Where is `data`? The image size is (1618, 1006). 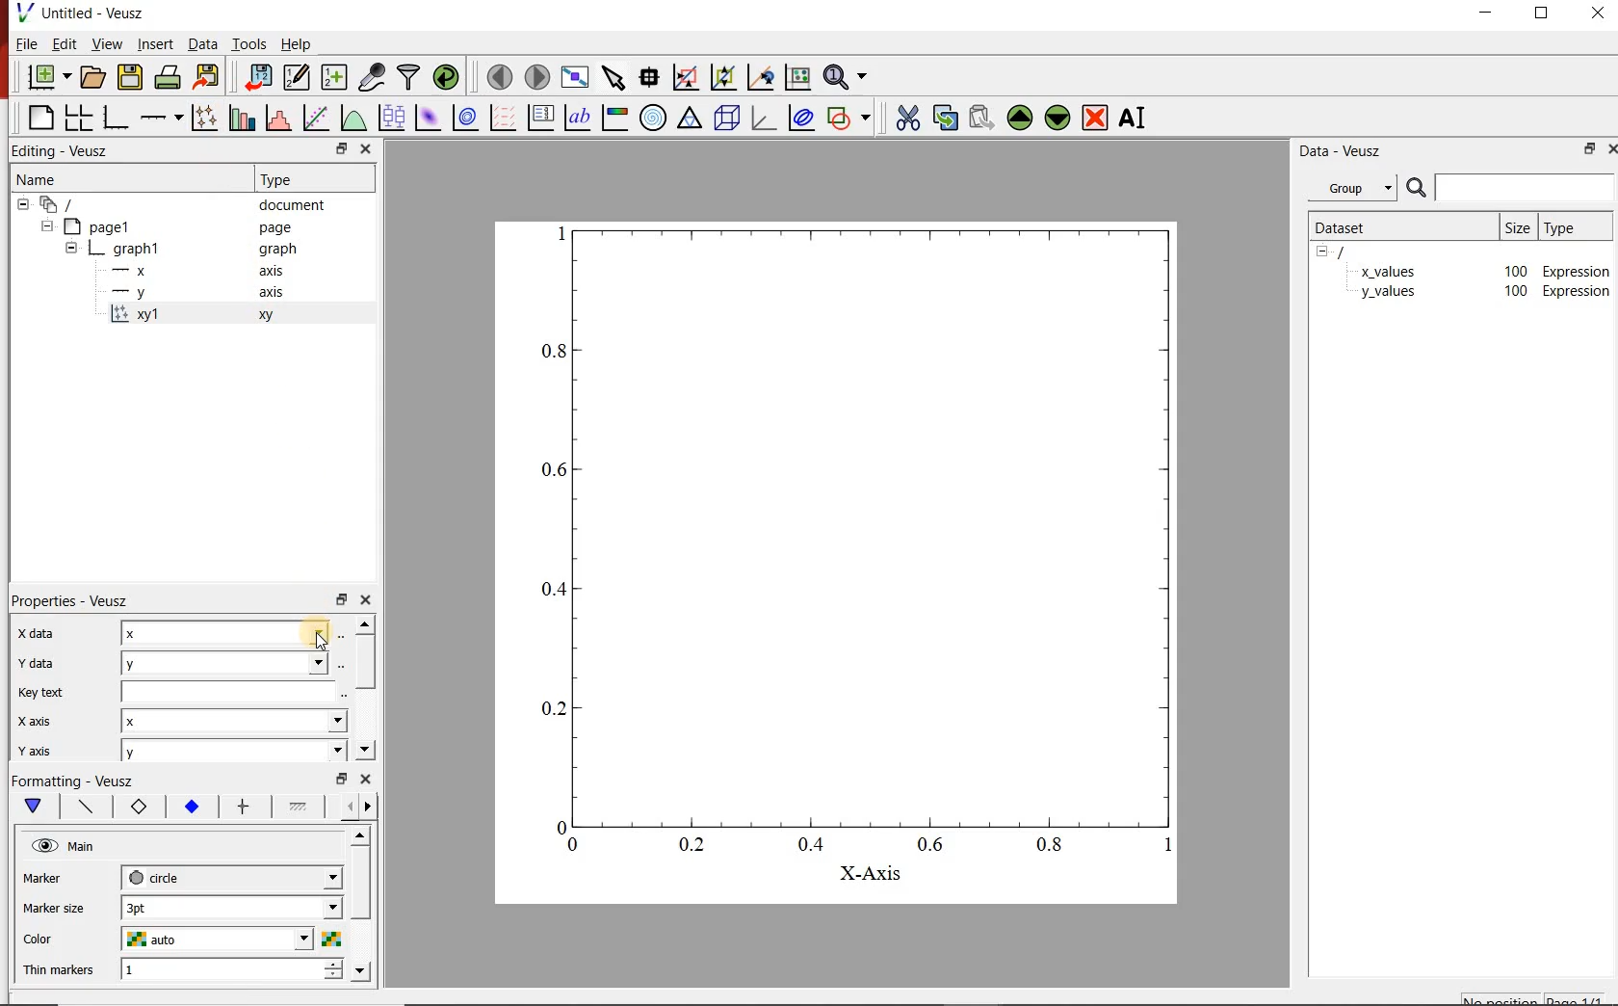 data is located at coordinates (202, 43).